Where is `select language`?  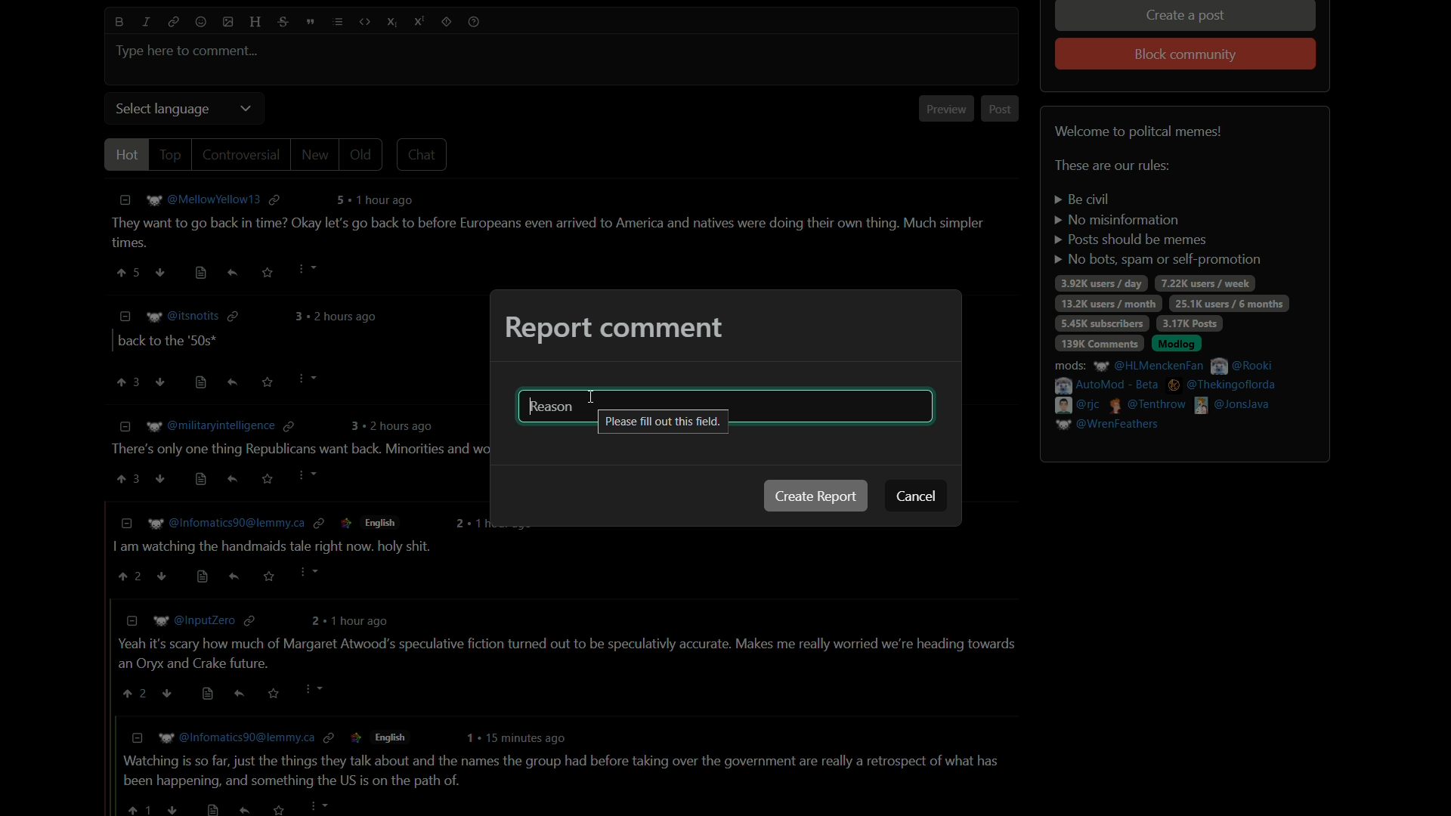
select language is located at coordinates (161, 110).